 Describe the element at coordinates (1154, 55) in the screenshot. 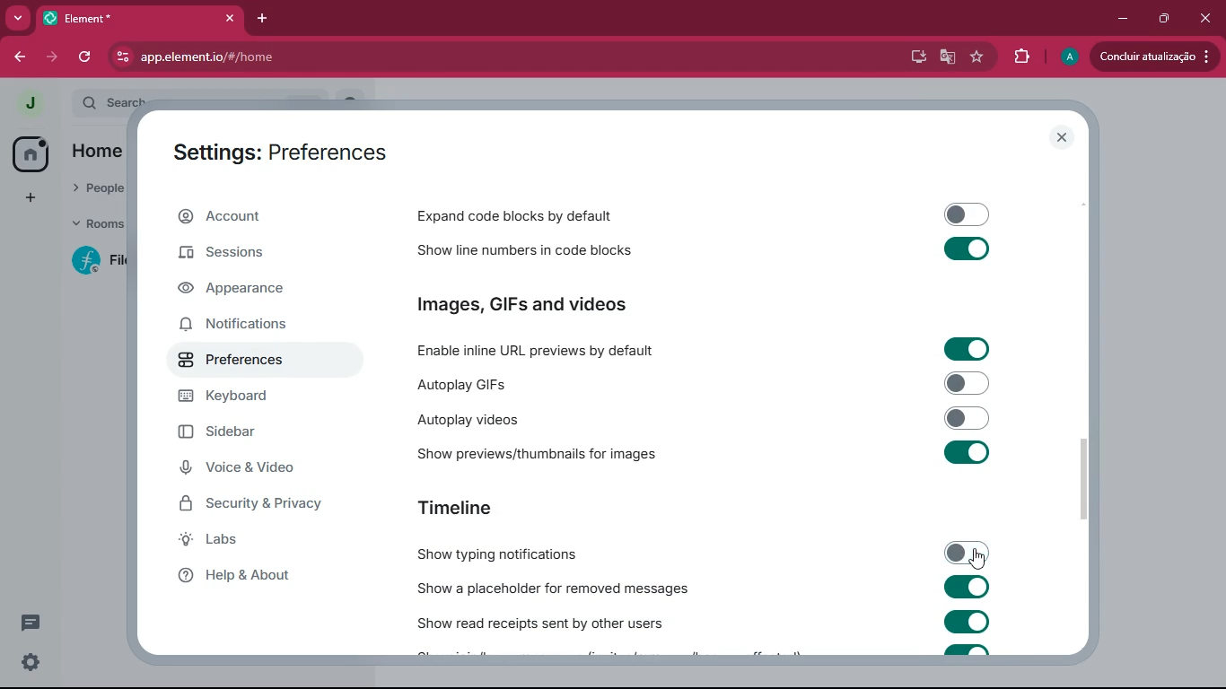

I see `update` at that location.